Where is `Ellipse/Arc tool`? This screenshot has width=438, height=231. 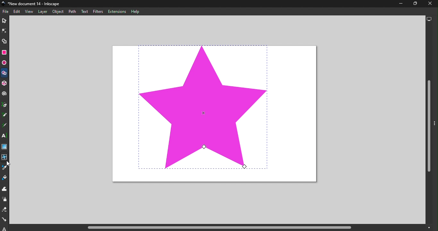
Ellipse/Arc tool is located at coordinates (5, 63).